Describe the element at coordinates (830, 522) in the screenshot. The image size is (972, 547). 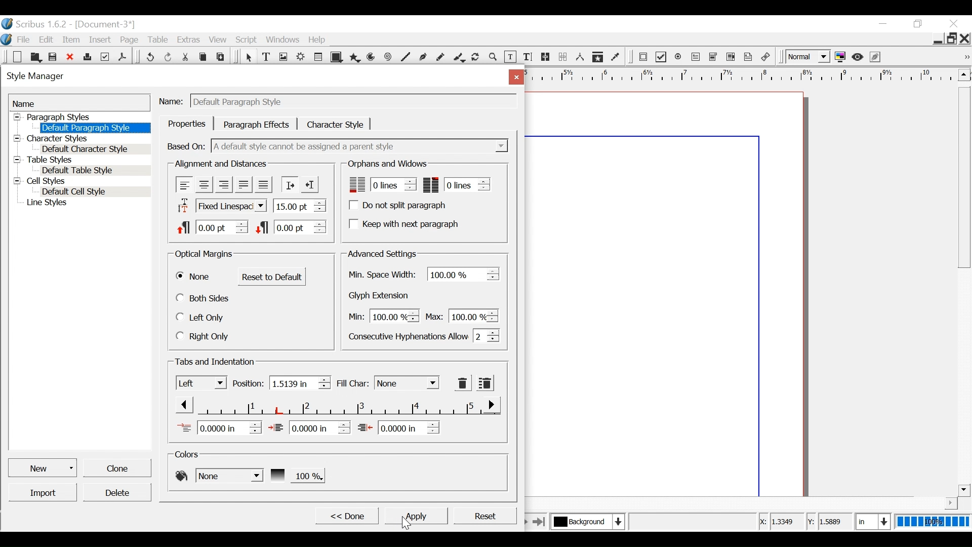
I see `Y Coordinates` at that location.